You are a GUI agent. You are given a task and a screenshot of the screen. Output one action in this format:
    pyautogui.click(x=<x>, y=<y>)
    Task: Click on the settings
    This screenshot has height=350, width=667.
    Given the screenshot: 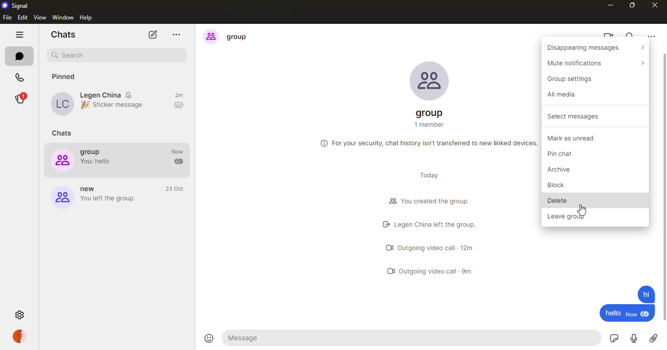 What is the action you would take?
    pyautogui.click(x=19, y=314)
    